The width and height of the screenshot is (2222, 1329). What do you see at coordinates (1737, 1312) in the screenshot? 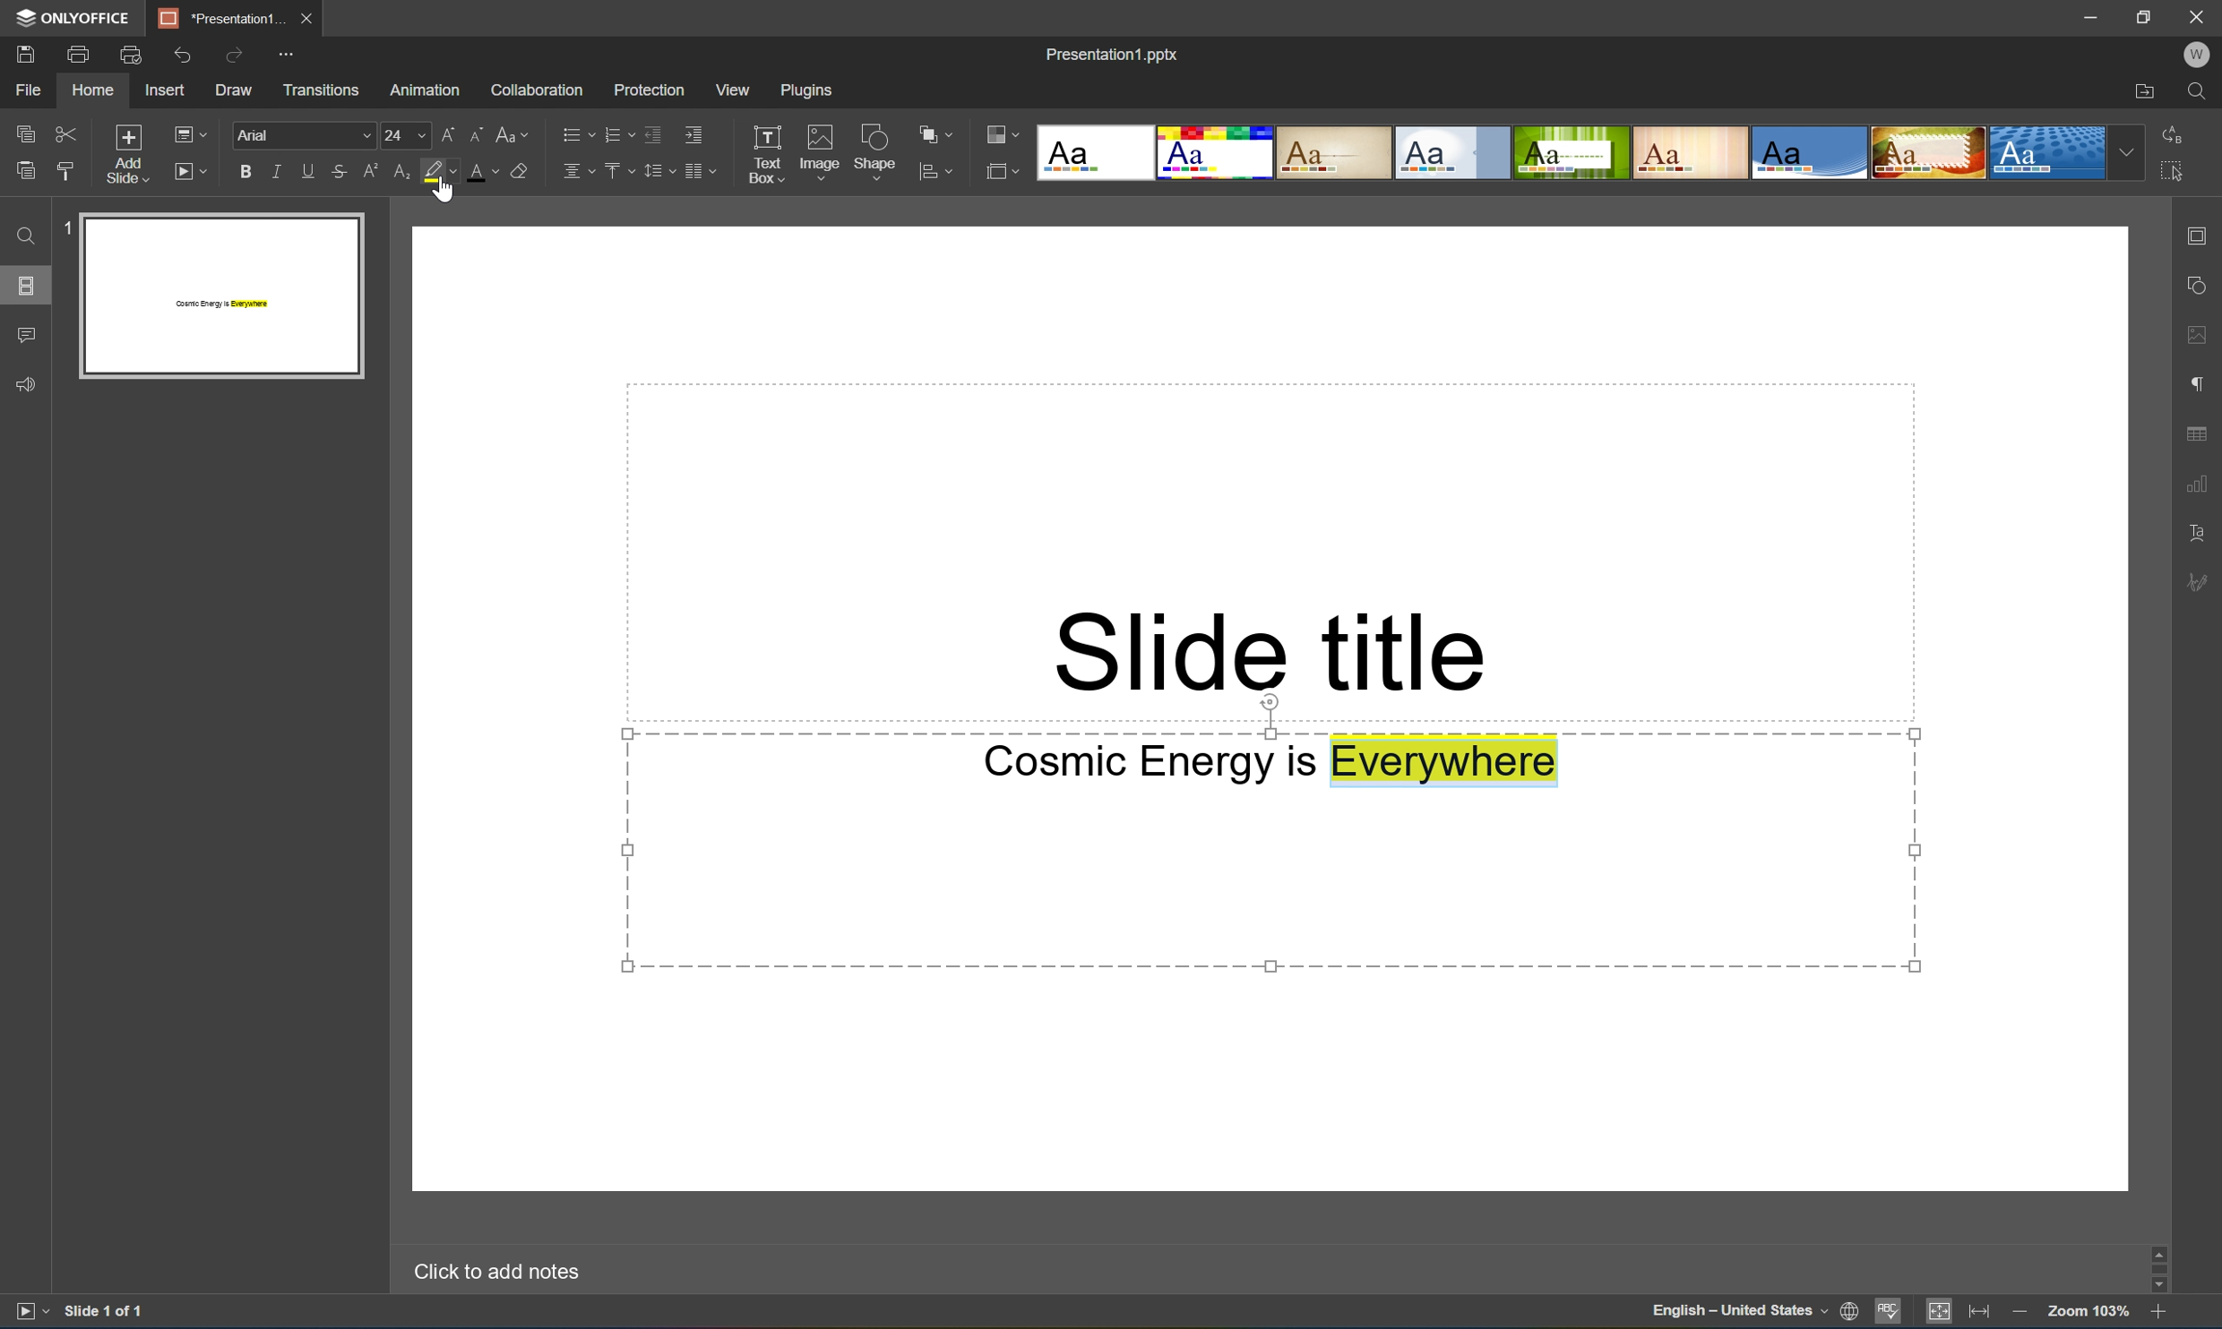
I see `English - United States` at bounding box center [1737, 1312].